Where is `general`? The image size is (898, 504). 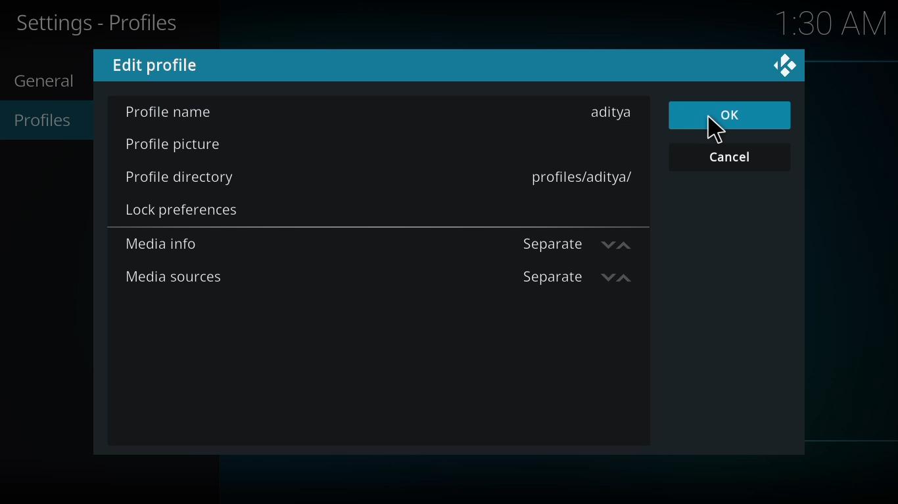
general is located at coordinates (51, 82).